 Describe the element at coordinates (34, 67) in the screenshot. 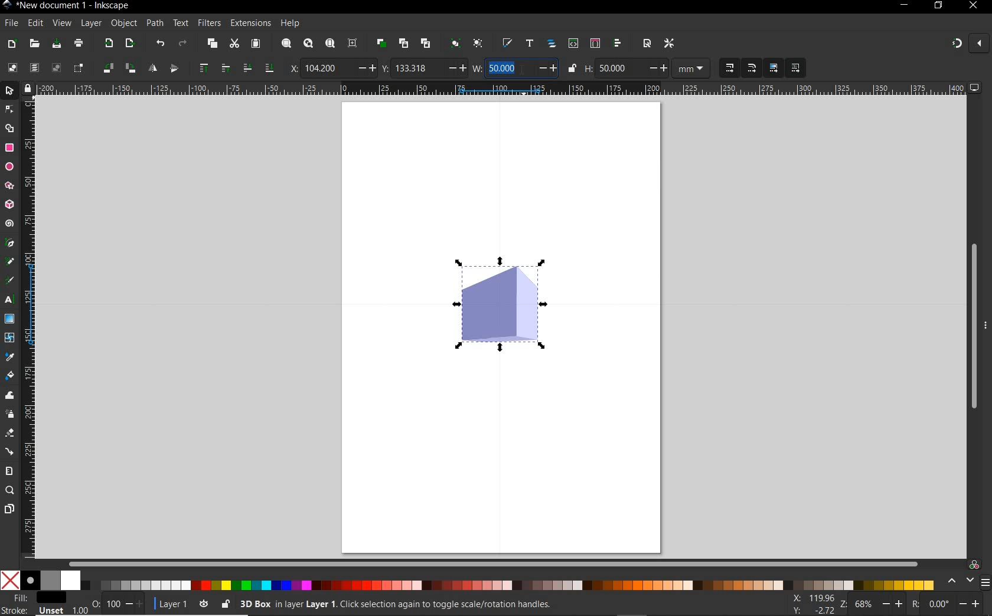

I see `select all in all layers` at that location.